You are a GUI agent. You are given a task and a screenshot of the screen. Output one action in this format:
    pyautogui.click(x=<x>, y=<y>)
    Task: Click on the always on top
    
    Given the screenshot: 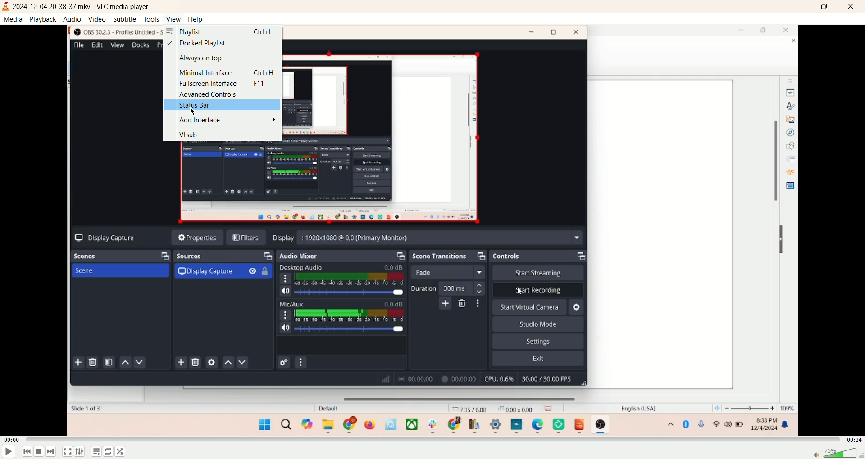 What is the action you would take?
    pyautogui.click(x=200, y=58)
    